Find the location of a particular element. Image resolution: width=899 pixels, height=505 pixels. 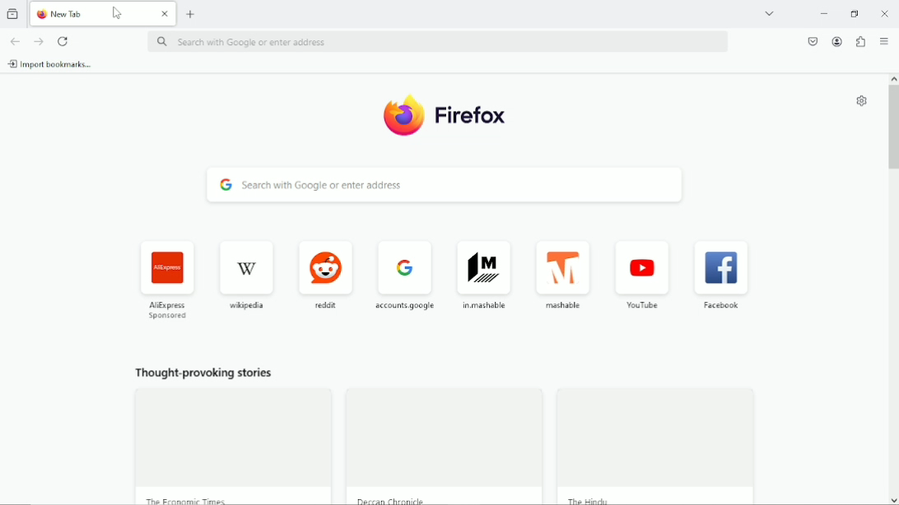

Save to pocket is located at coordinates (813, 44).